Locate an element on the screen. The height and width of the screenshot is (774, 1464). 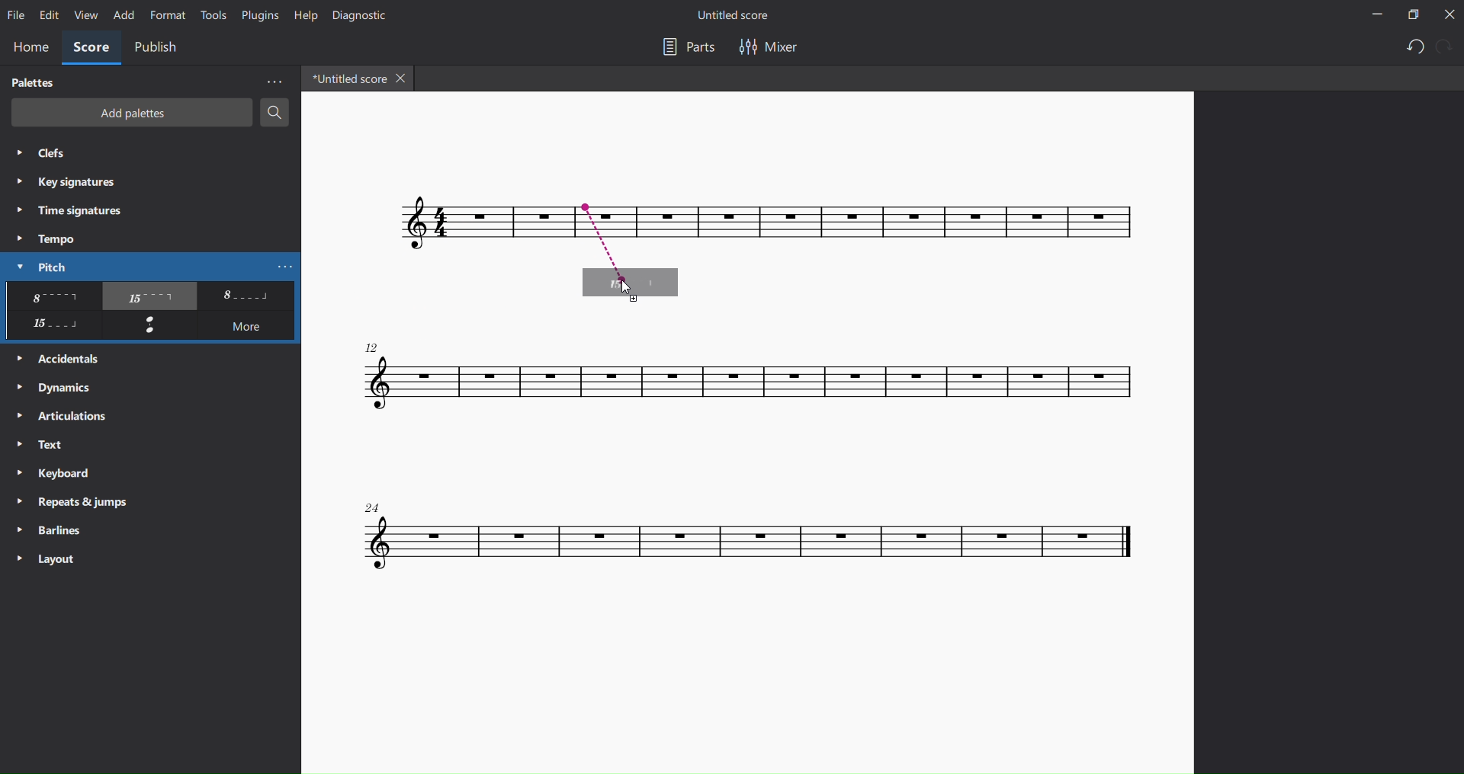
part is located at coordinates (687, 50).